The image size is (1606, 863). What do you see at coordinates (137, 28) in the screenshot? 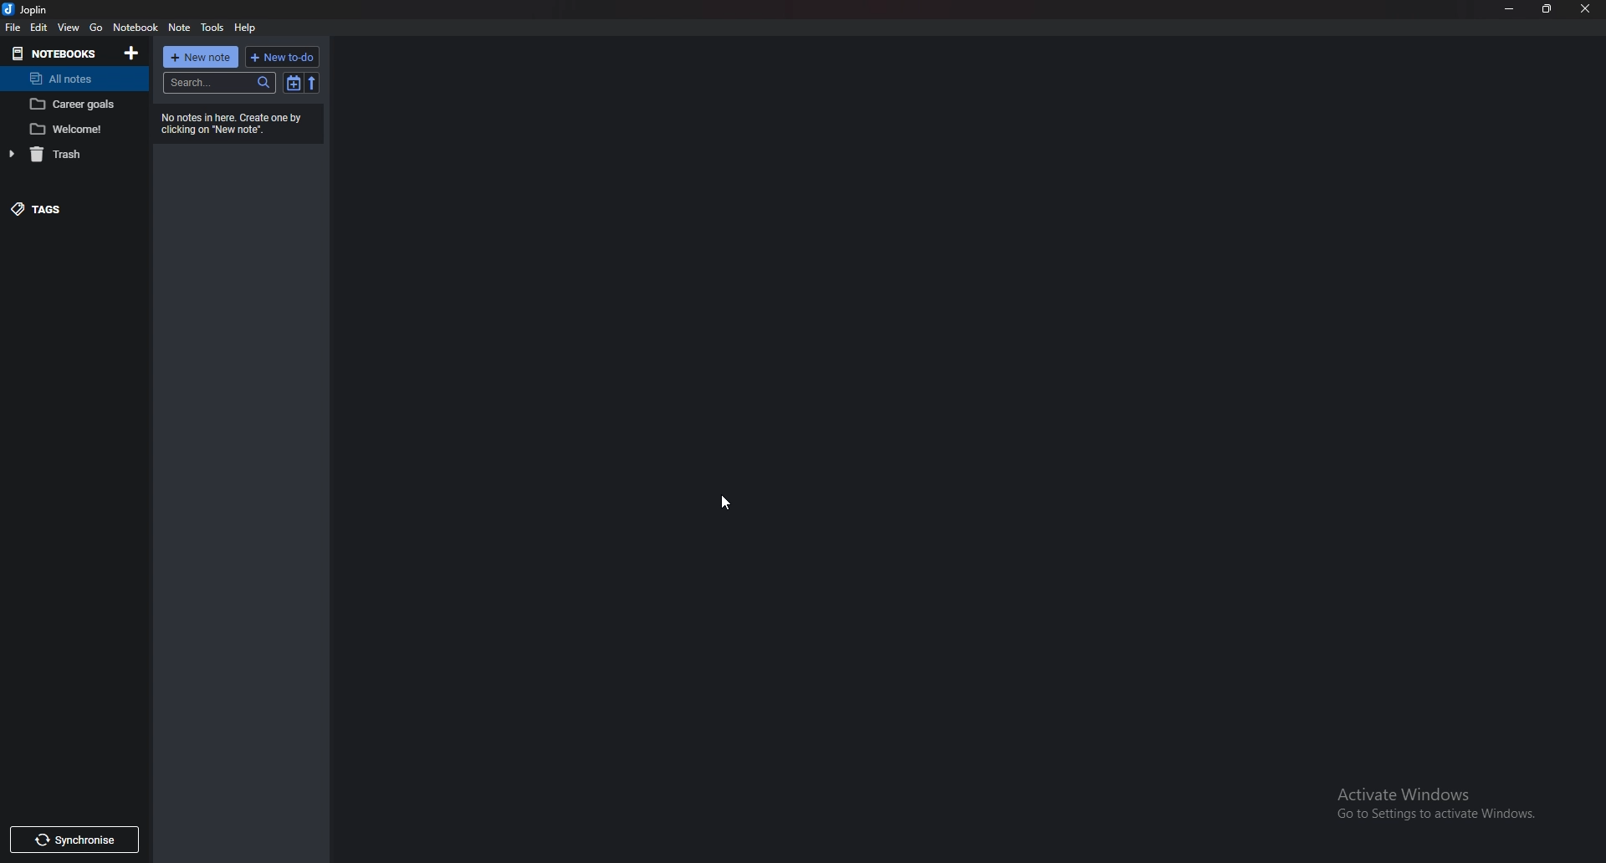
I see `notebook` at bounding box center [137, 28].